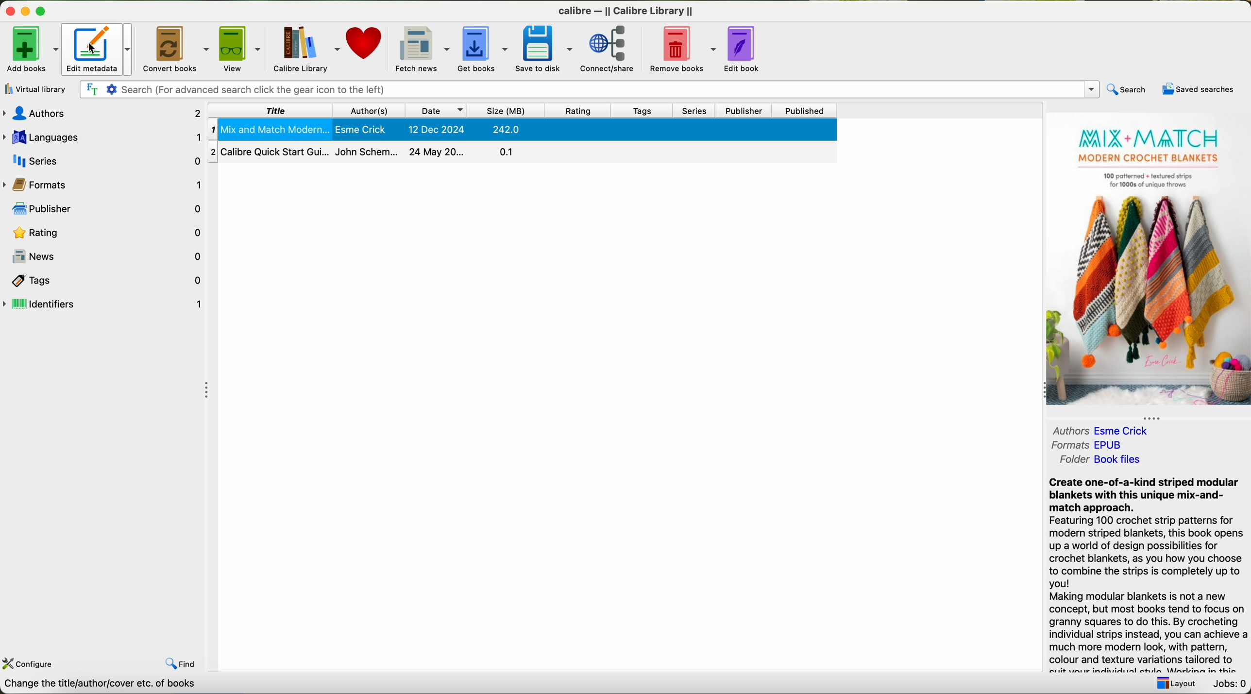  Describe the element at coordinates (371, 110) in the screenshot. I see `author(s)` at that location.